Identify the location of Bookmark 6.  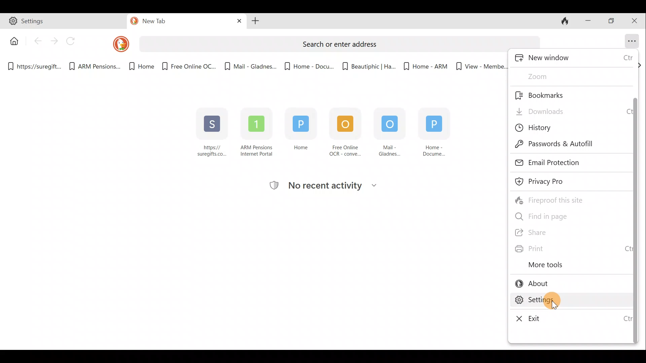
(309, 65).